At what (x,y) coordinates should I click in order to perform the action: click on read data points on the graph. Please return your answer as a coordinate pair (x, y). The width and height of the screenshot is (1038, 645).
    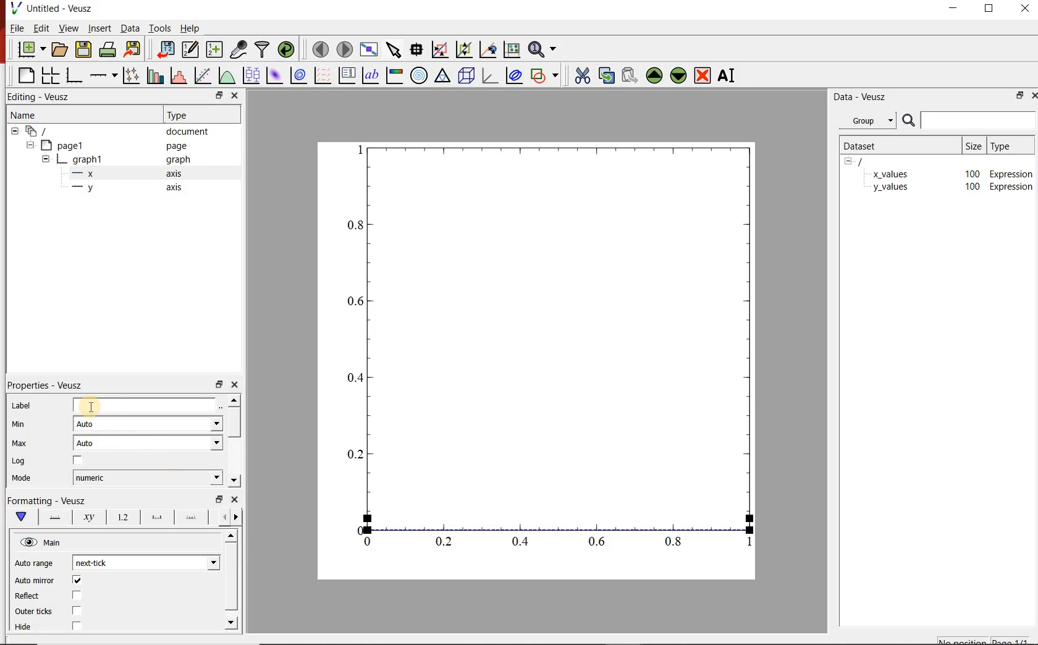
    Looking at the image, I should click on (417, 49).